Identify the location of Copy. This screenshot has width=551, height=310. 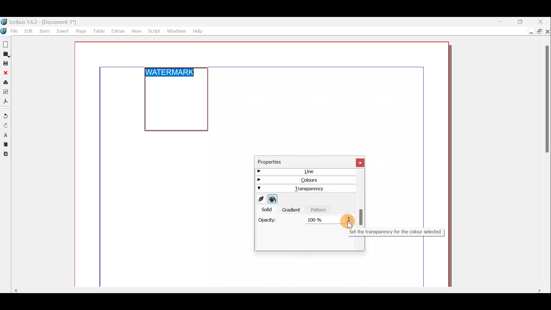
(5, 145).